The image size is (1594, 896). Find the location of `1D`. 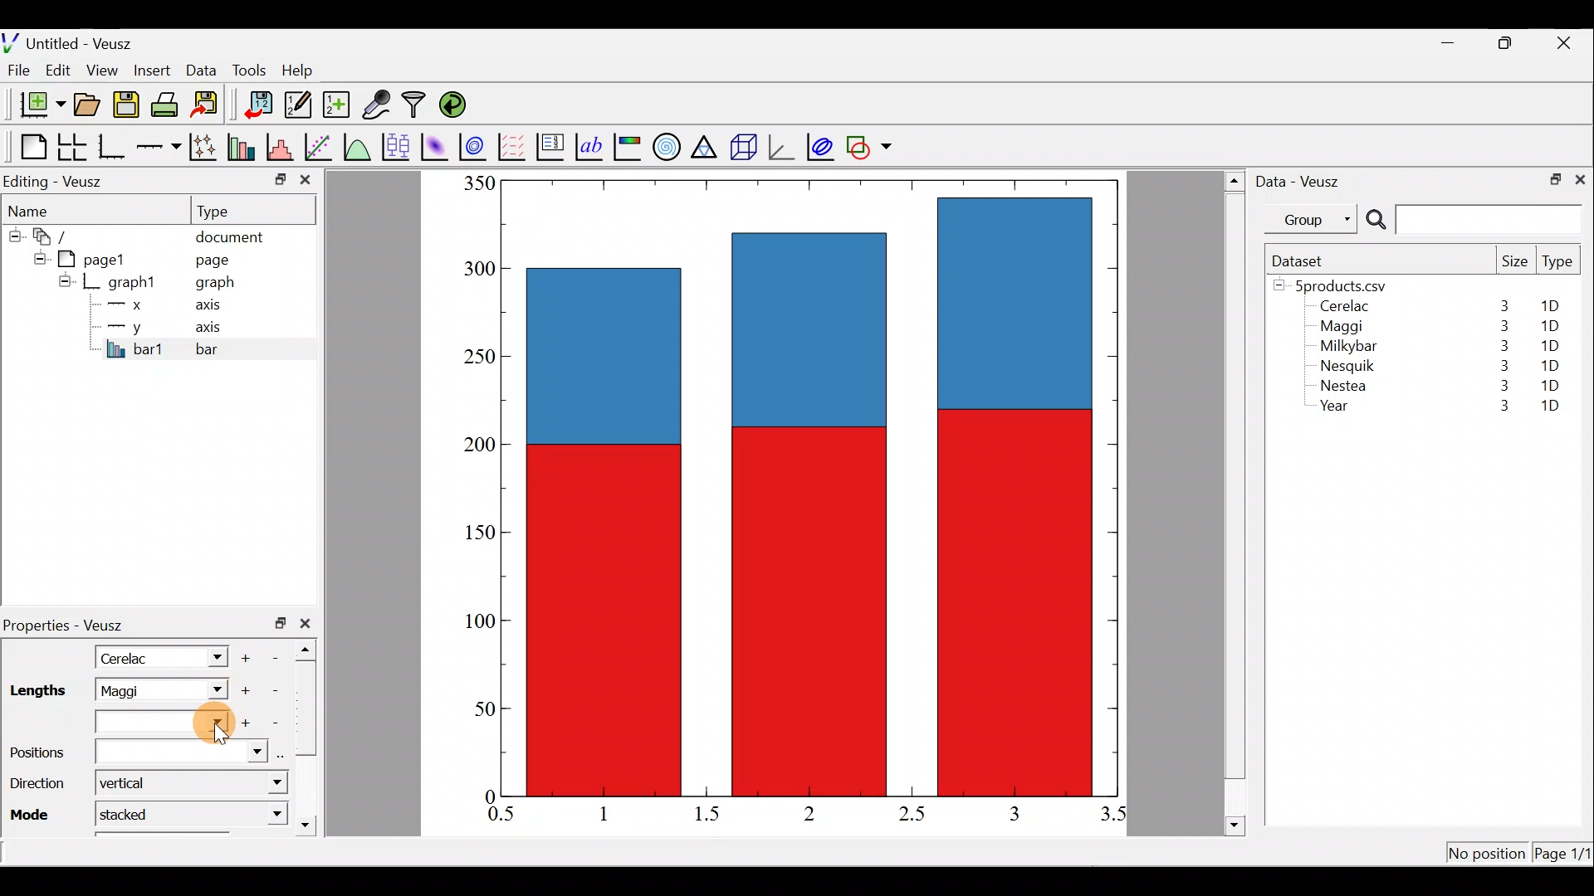

1D is located at coordinates (1549, 326).